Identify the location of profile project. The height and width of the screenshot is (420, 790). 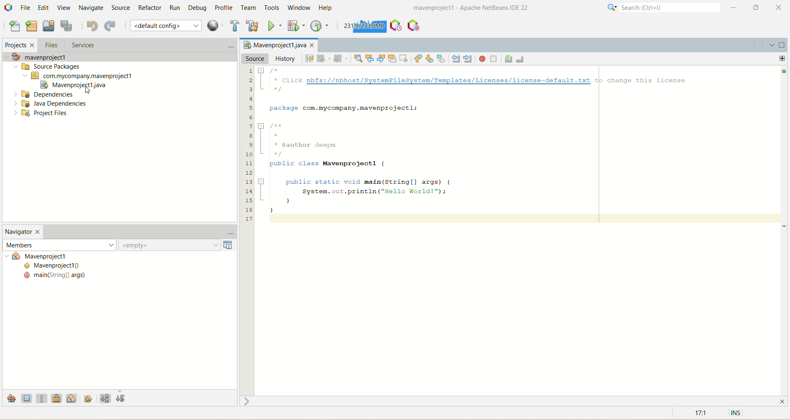
(320, 26).